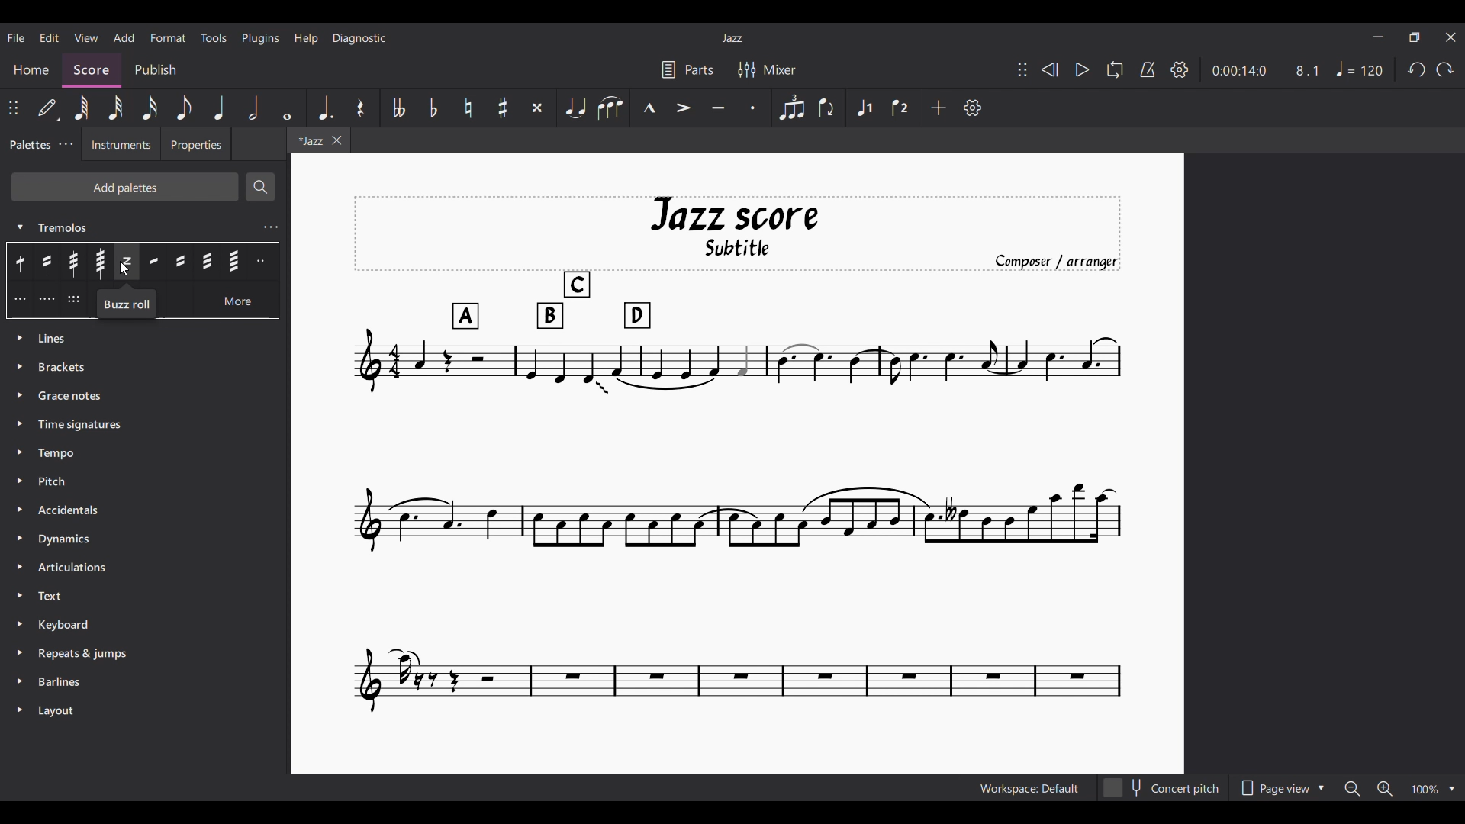  What do you see at coordinates (115, 108) in the screenshot?
I see `32nd note` at bounding box center [115, 108].